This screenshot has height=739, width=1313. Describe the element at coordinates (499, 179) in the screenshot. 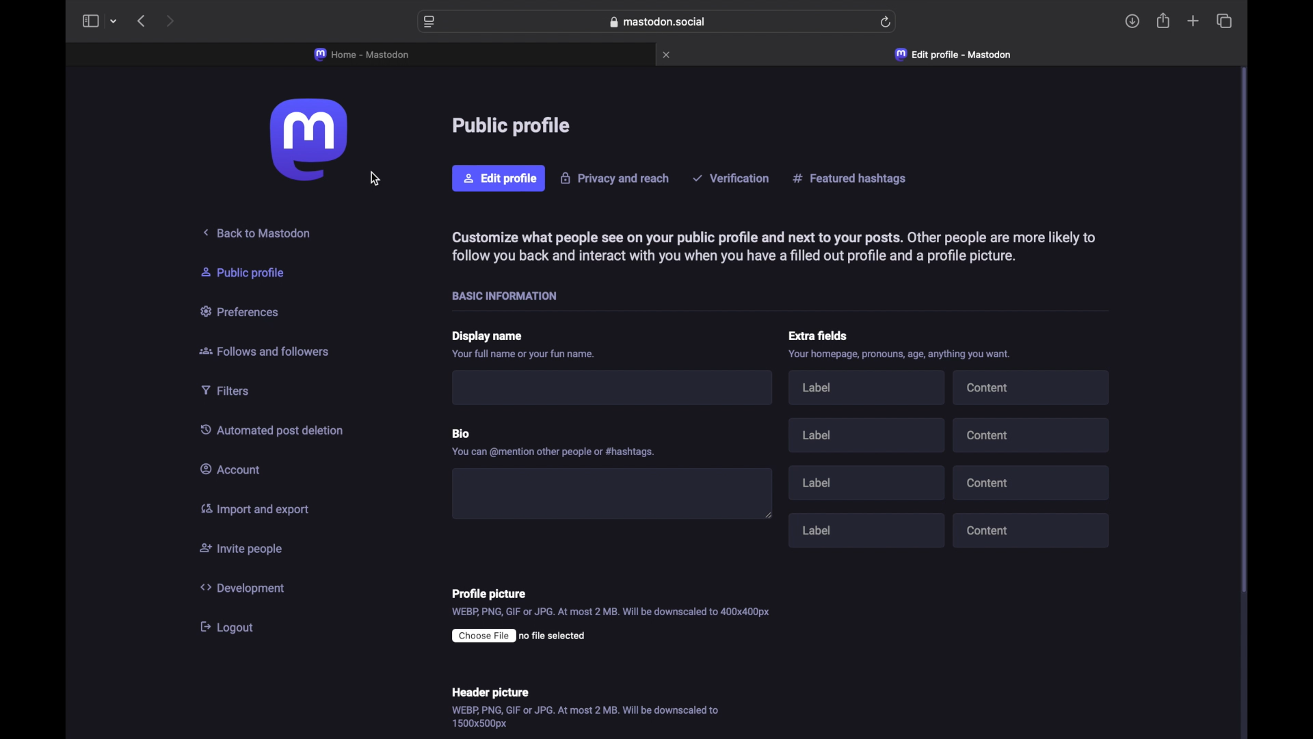

I see `edit profile` at that location.